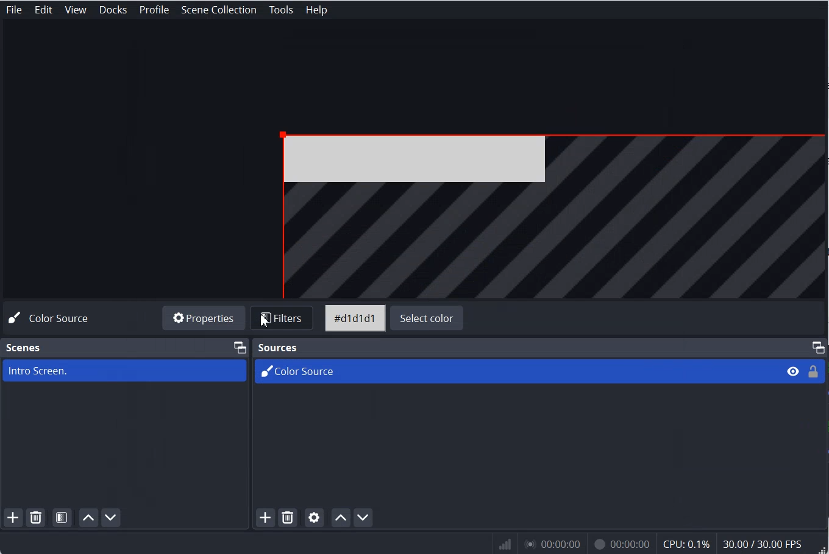  I want to click on Lock, so click(813, 371).